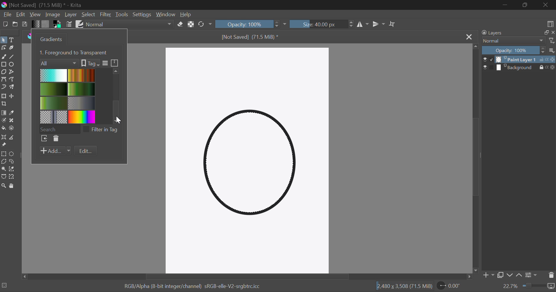  What do you see at coordinates (44, 138) in the screenshot?
I see `Browse ` at bounding box center [44, 138].